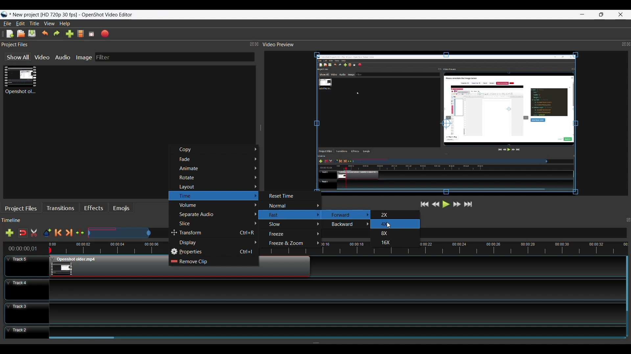  What do you see at coordinates (213, 262) in the screenshot?
I see `Remove Clip` at bounding box center [213, 262].